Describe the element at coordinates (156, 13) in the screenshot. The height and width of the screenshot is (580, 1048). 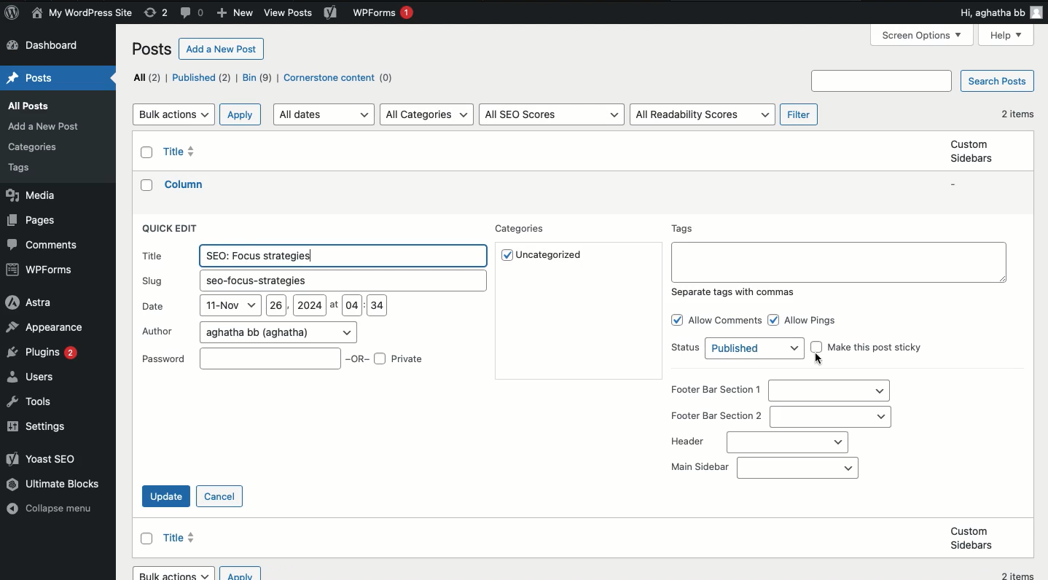
I see `Revisions` at that location.